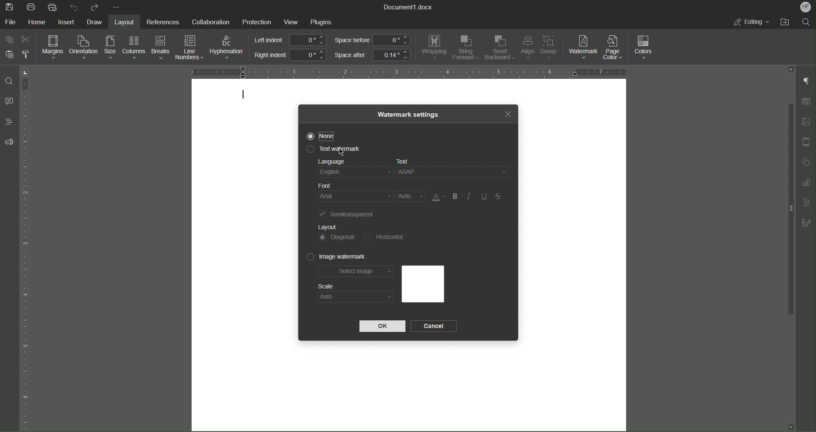  What do you see at coordinates (401, 71) in the screenshot?
I see `Horizontal Ruler` at bounding box center [401, 71].